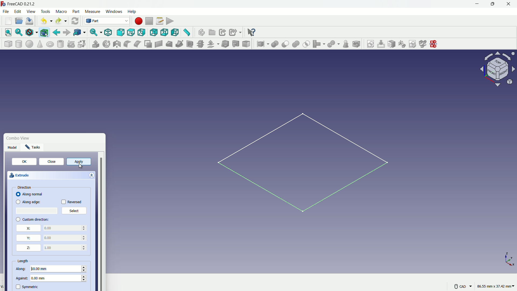  Describe the element at coordinates (35, 195) in the screenshot. I see `Along normal` at that location.